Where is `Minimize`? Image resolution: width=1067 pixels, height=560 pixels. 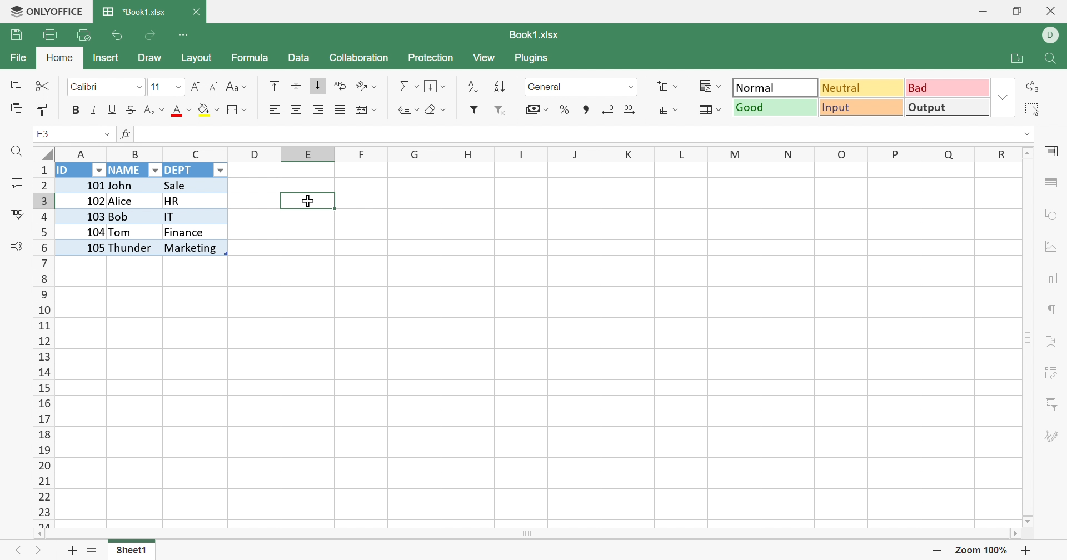 Minimize is located at coordinates (981, 12).